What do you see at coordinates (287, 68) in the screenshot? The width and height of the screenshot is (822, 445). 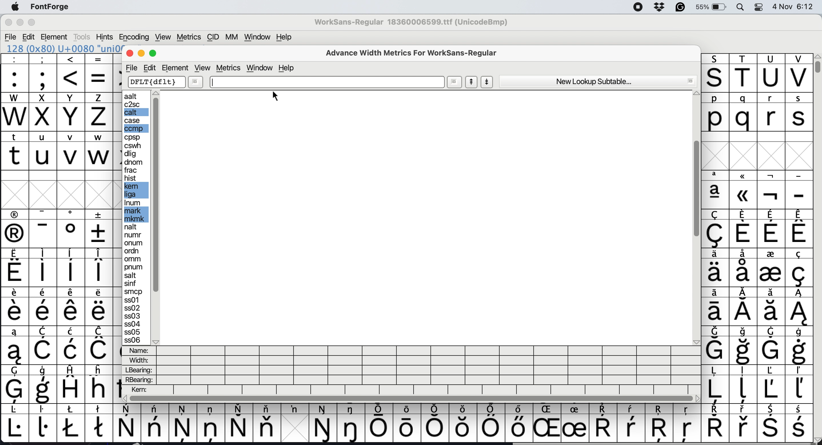 I see `help` at bounding box center [287, 68].